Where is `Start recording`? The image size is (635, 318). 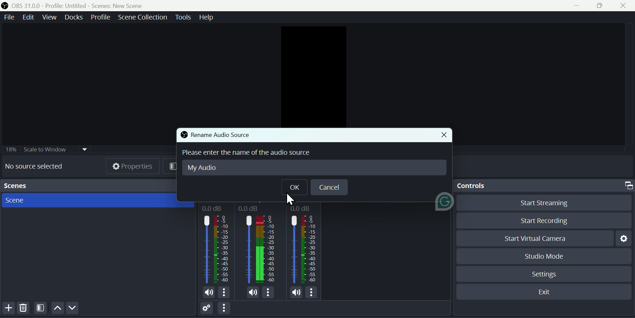 Start recording is located at coordinates (540, 221).